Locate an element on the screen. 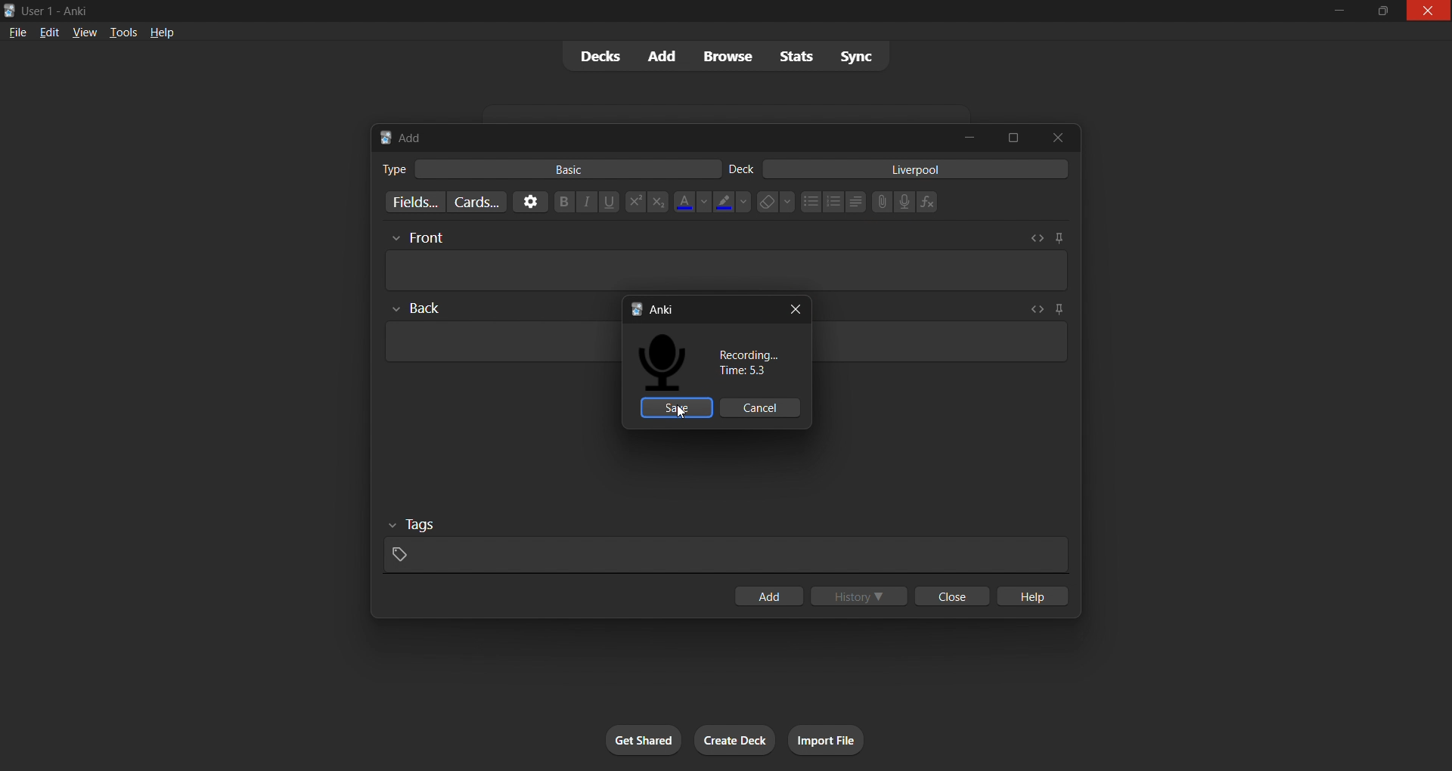  unordered list is located at coordinates (808, 201).